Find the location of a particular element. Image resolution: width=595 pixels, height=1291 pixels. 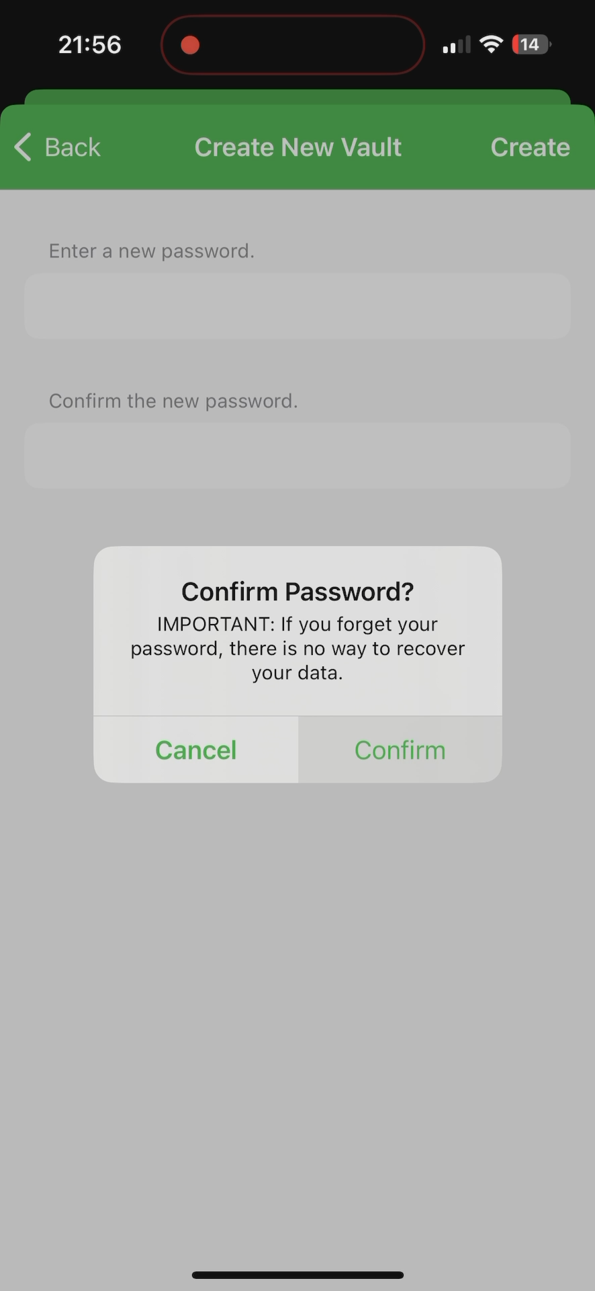

caption for new password is located at coordinates (298, 307).